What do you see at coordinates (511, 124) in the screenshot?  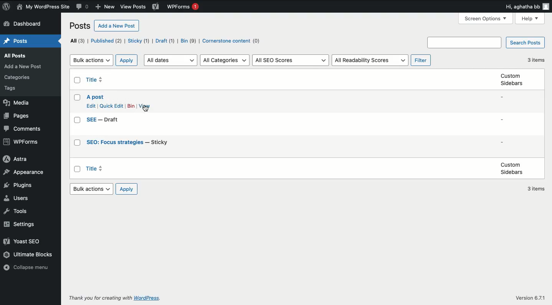 I see `Custom sidebars` at bounding box center [511, 124].